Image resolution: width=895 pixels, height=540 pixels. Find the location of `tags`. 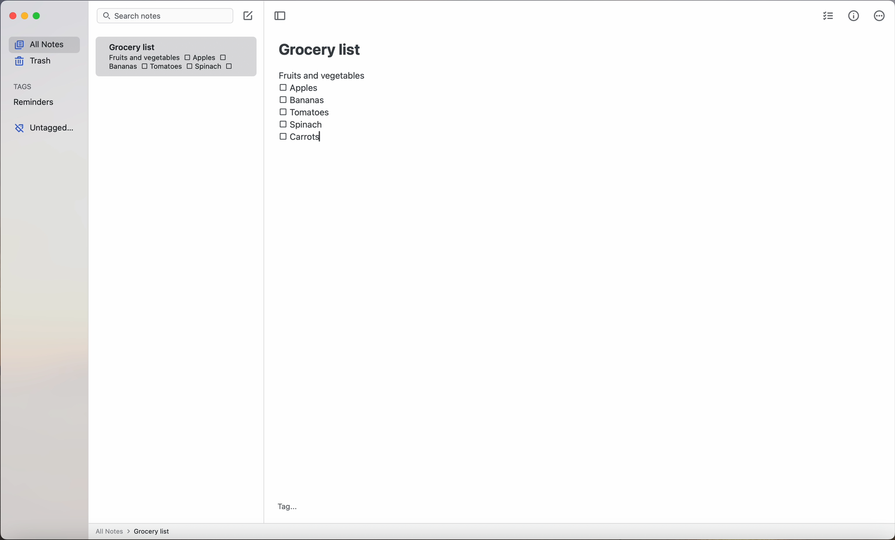

tags is located at coordinates (24, 87).